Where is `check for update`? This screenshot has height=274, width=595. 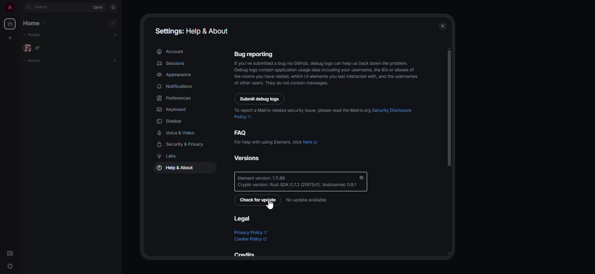 check for update is located at coordinates (259, 200).